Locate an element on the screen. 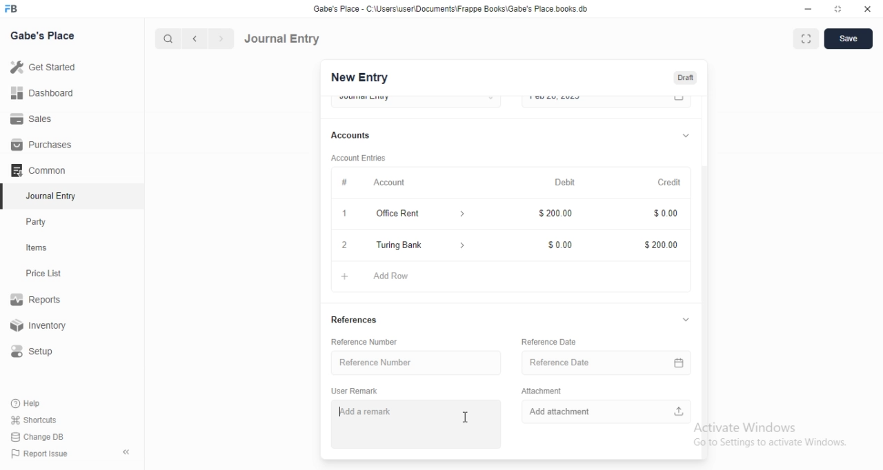 The height and width of the screenshot is (470, 883). 2 is located at coordinates (342, 245).